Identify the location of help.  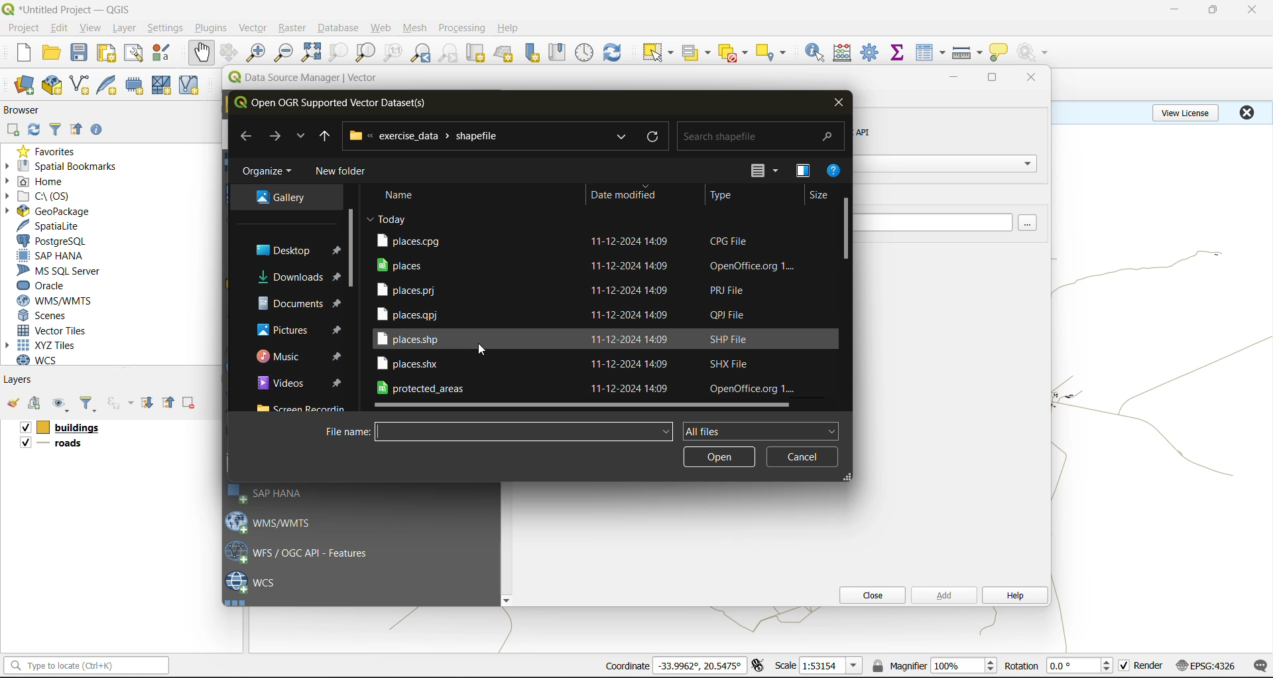
(510, 28).